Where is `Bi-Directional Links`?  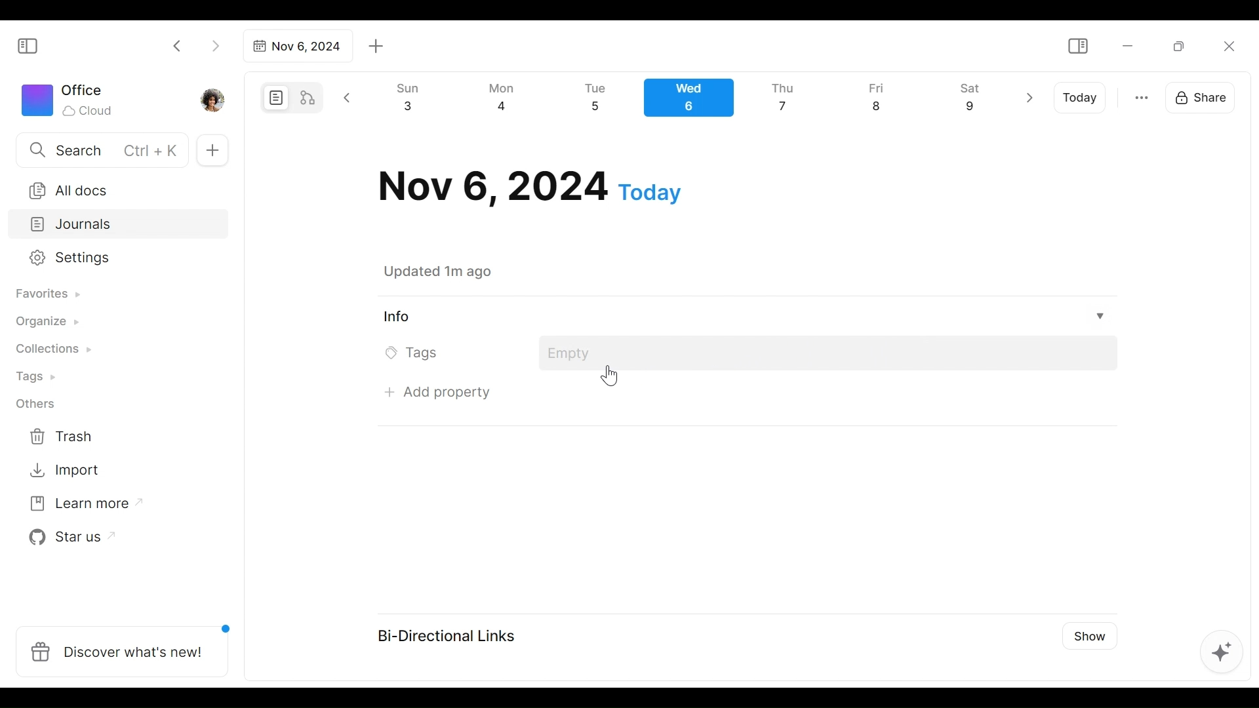 Bi-Directional Links is located at coordinates (453, 635).